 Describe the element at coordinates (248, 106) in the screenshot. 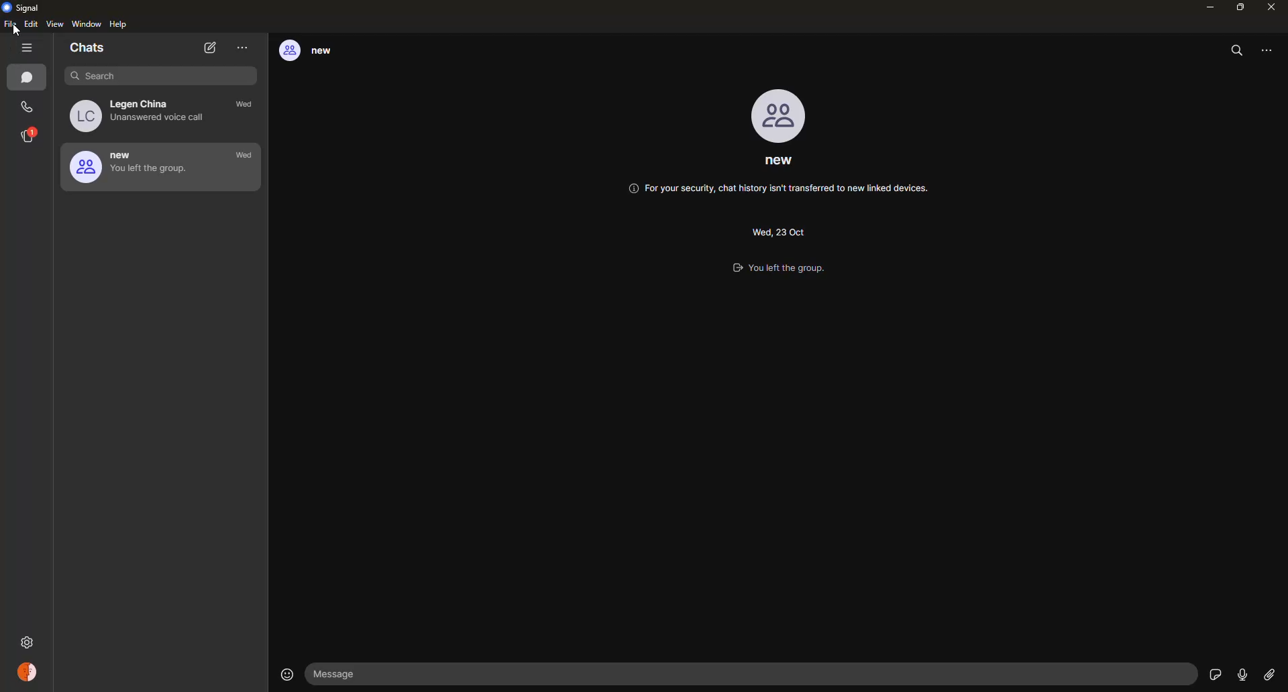

I see `wed` at that location.